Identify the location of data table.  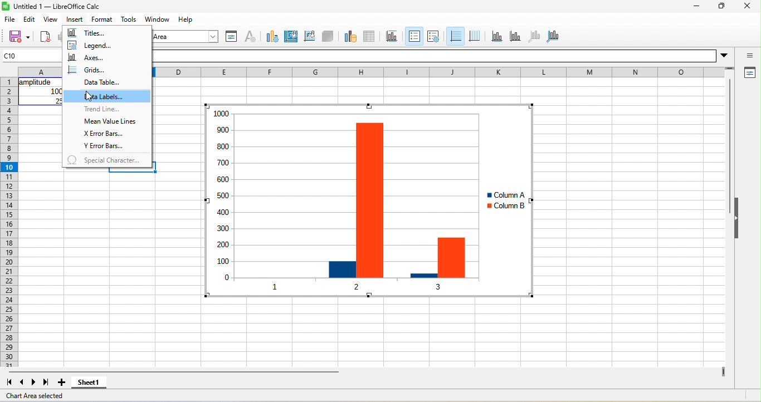
(373, 35).